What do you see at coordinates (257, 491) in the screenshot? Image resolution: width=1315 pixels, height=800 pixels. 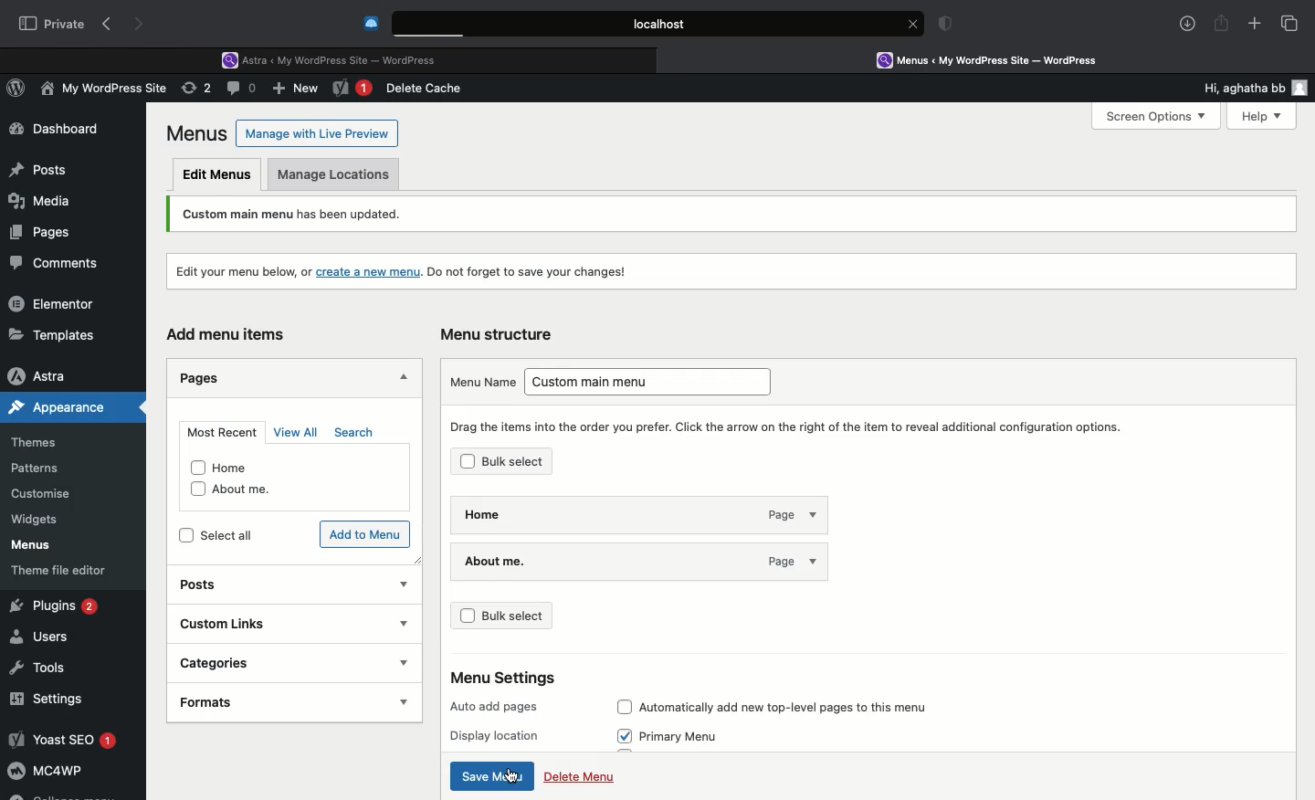 I see `About me` at bounding box center [257, 491].